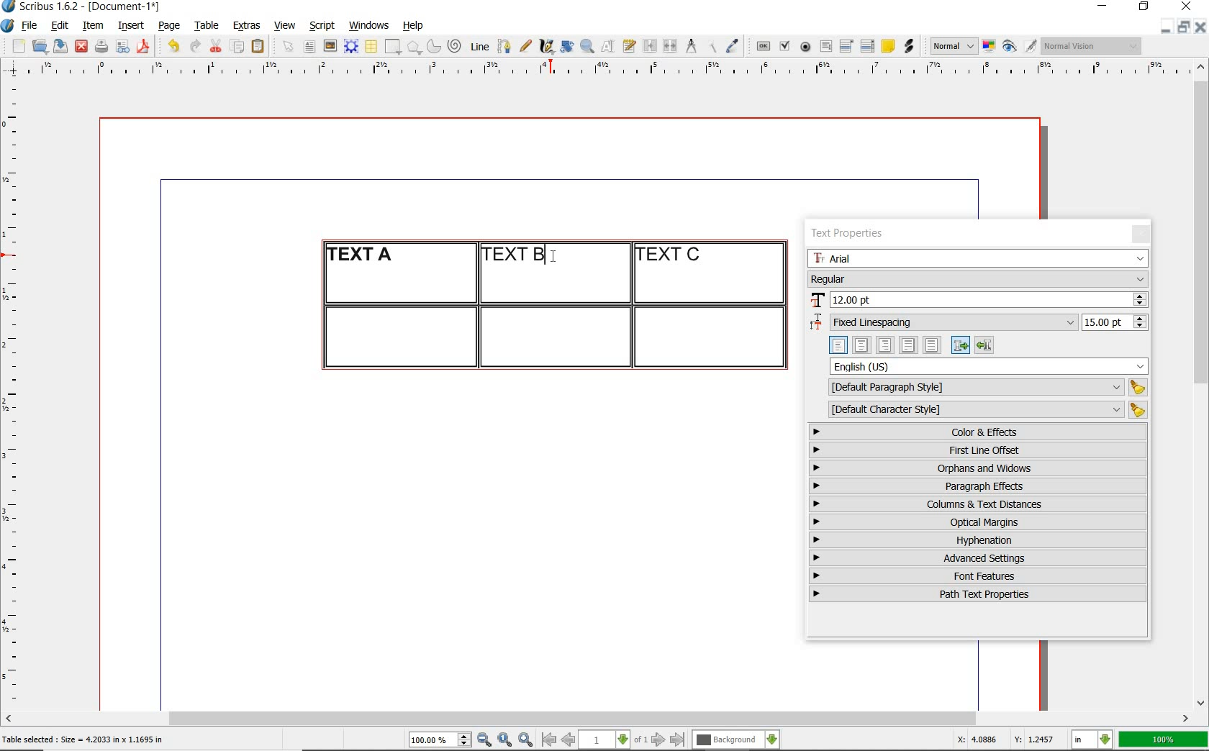 The height and width of the screenshot is (751, 1209). Describe the element at coordinates (977, 469) in the screenshot. I see `orphans & windows` at that location.